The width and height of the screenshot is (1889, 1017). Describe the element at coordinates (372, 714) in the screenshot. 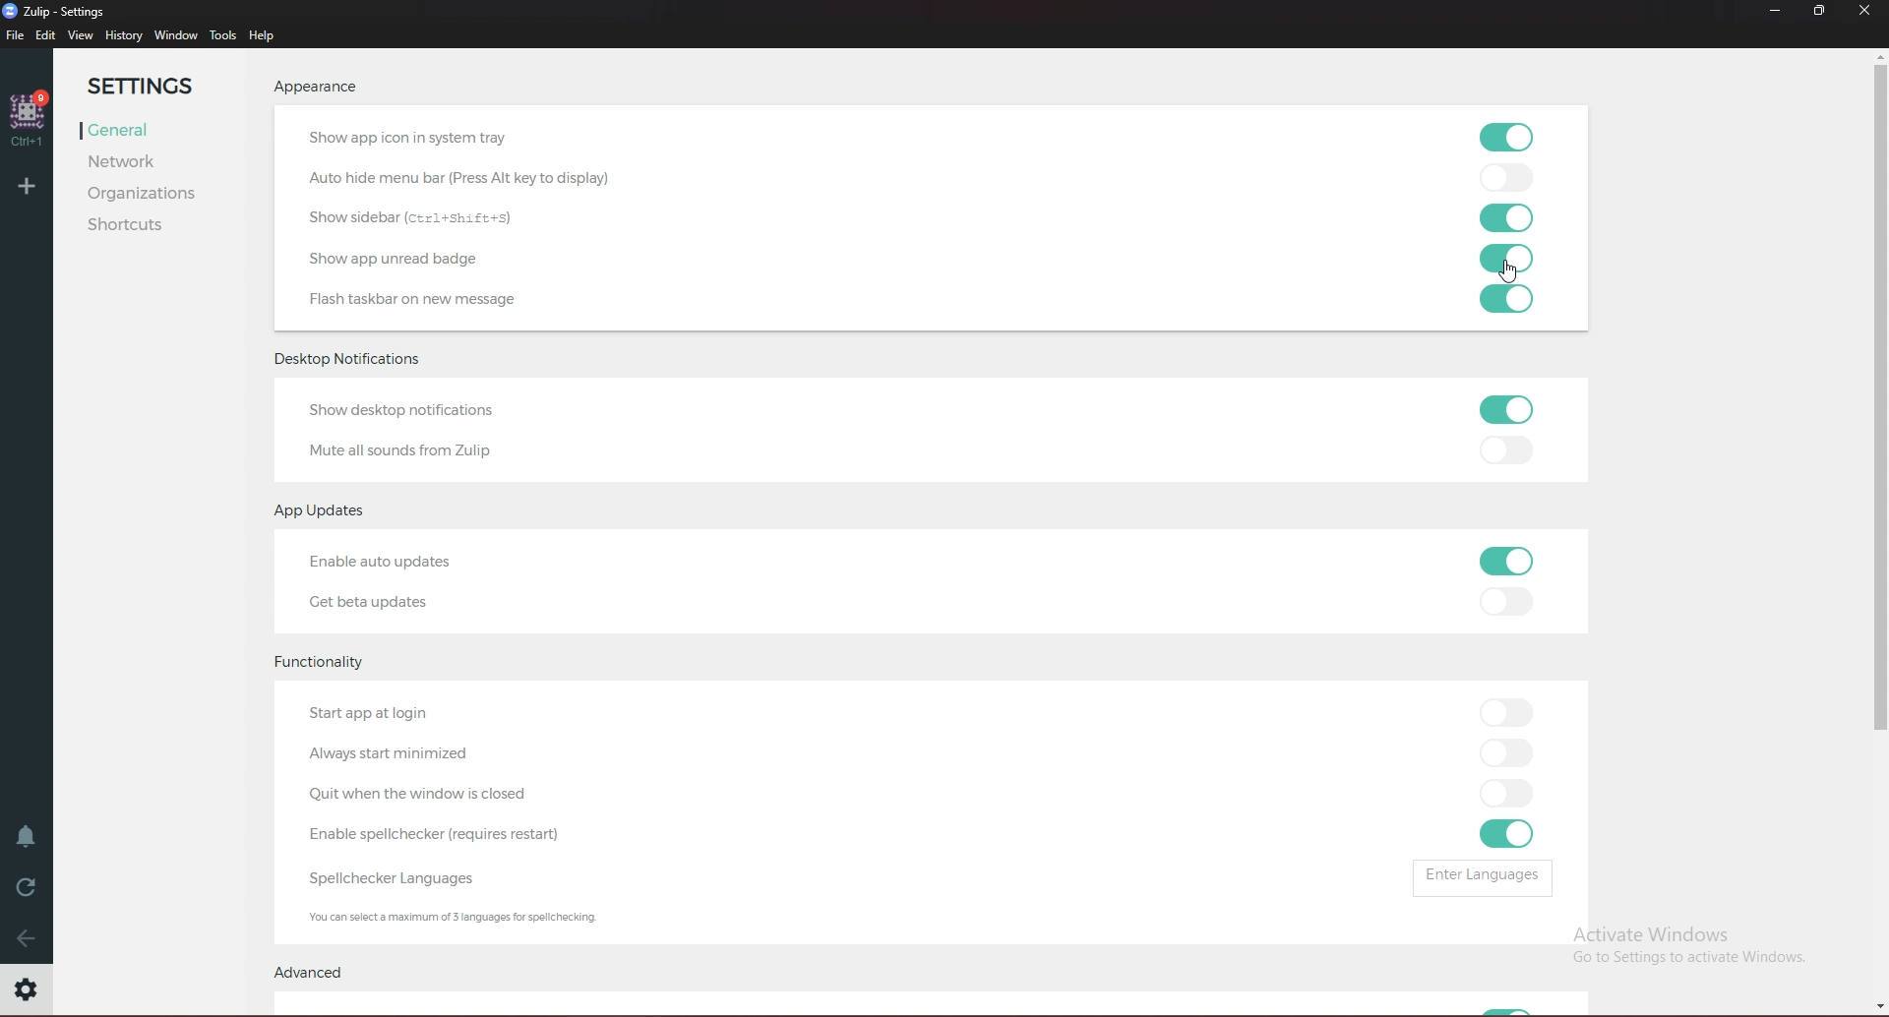

I see `start app at login` at that location.